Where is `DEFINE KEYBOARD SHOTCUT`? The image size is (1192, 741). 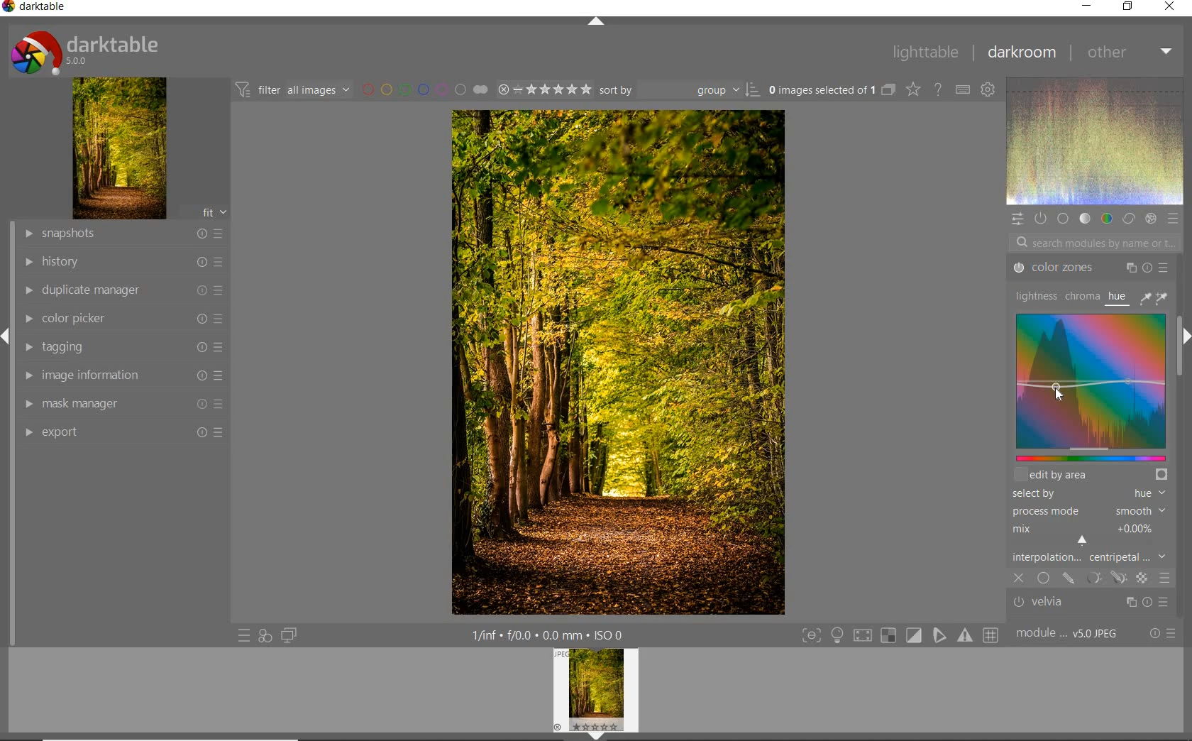
DEFINE KEYBOARD SHOTCUT is located at coordinates (964, 89).